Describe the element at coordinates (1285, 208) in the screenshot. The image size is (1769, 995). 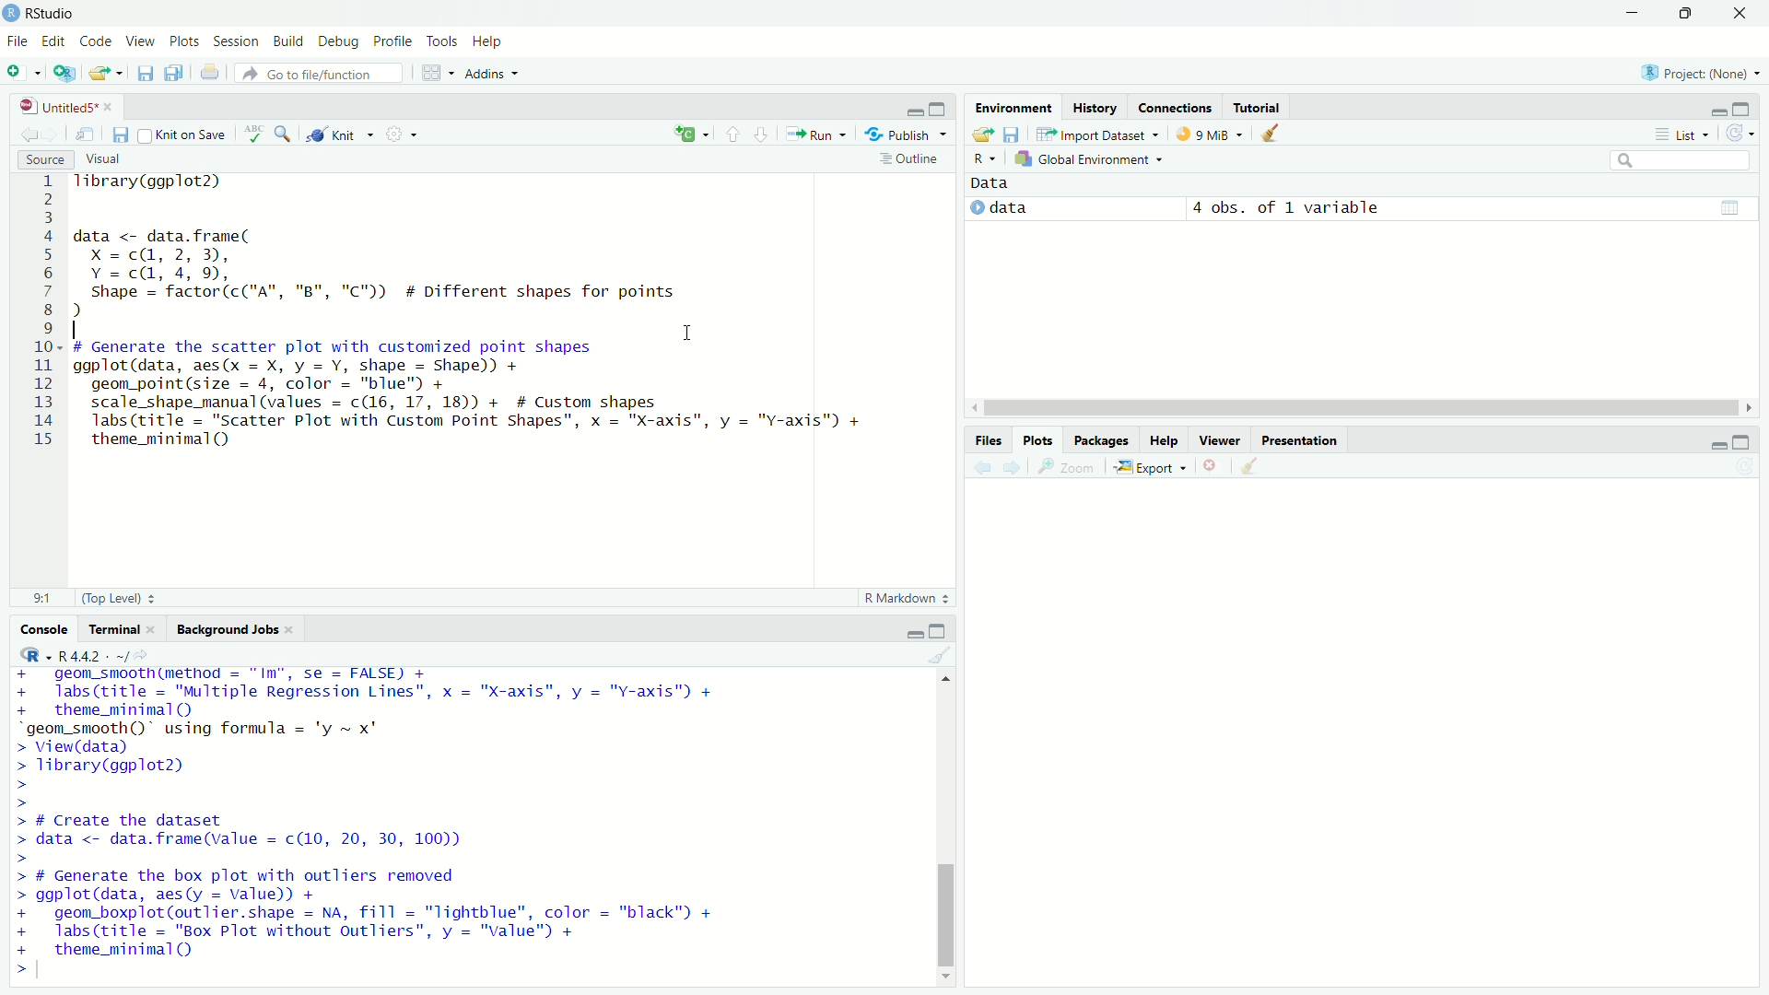
I see `4 obs. of 1 variable` at that location.